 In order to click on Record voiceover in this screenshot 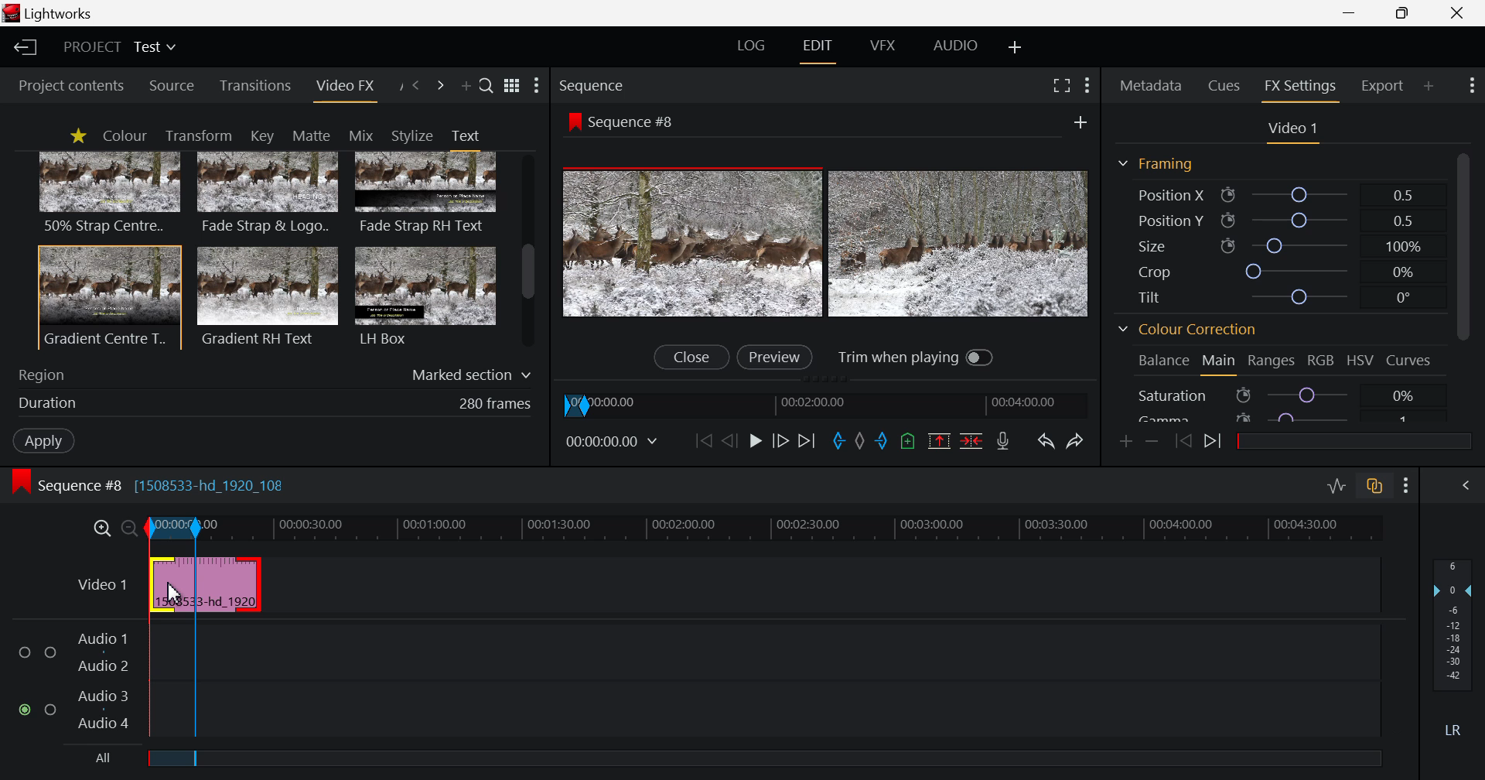, I will do `click(1002, 443)`.